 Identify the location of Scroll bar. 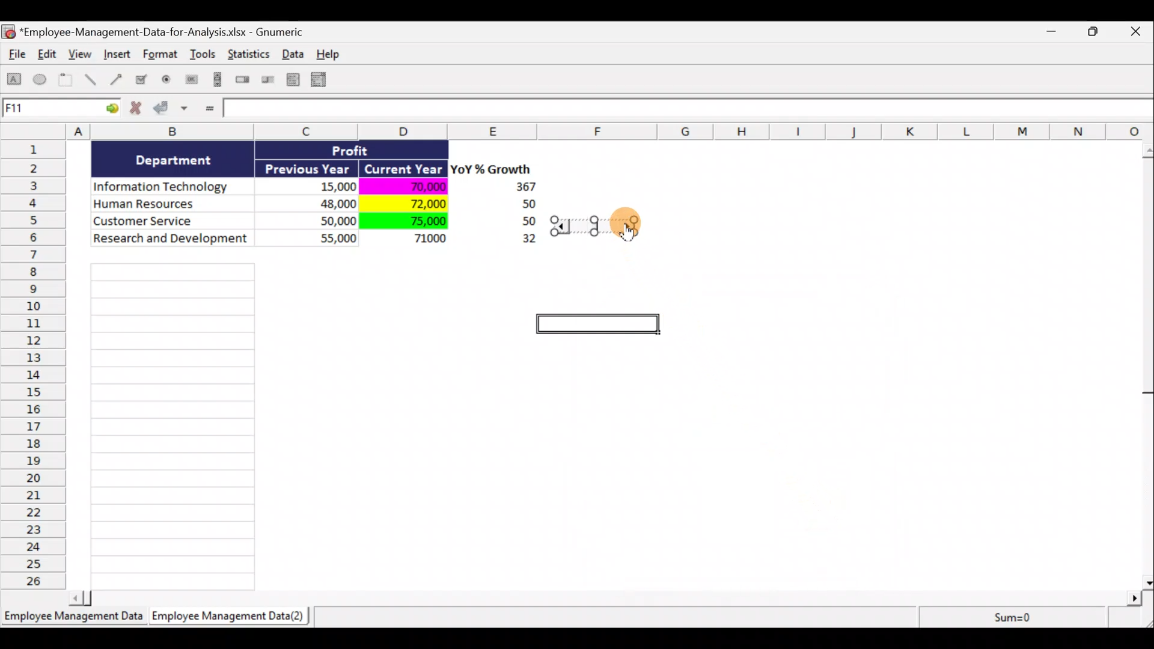
(609, 596).